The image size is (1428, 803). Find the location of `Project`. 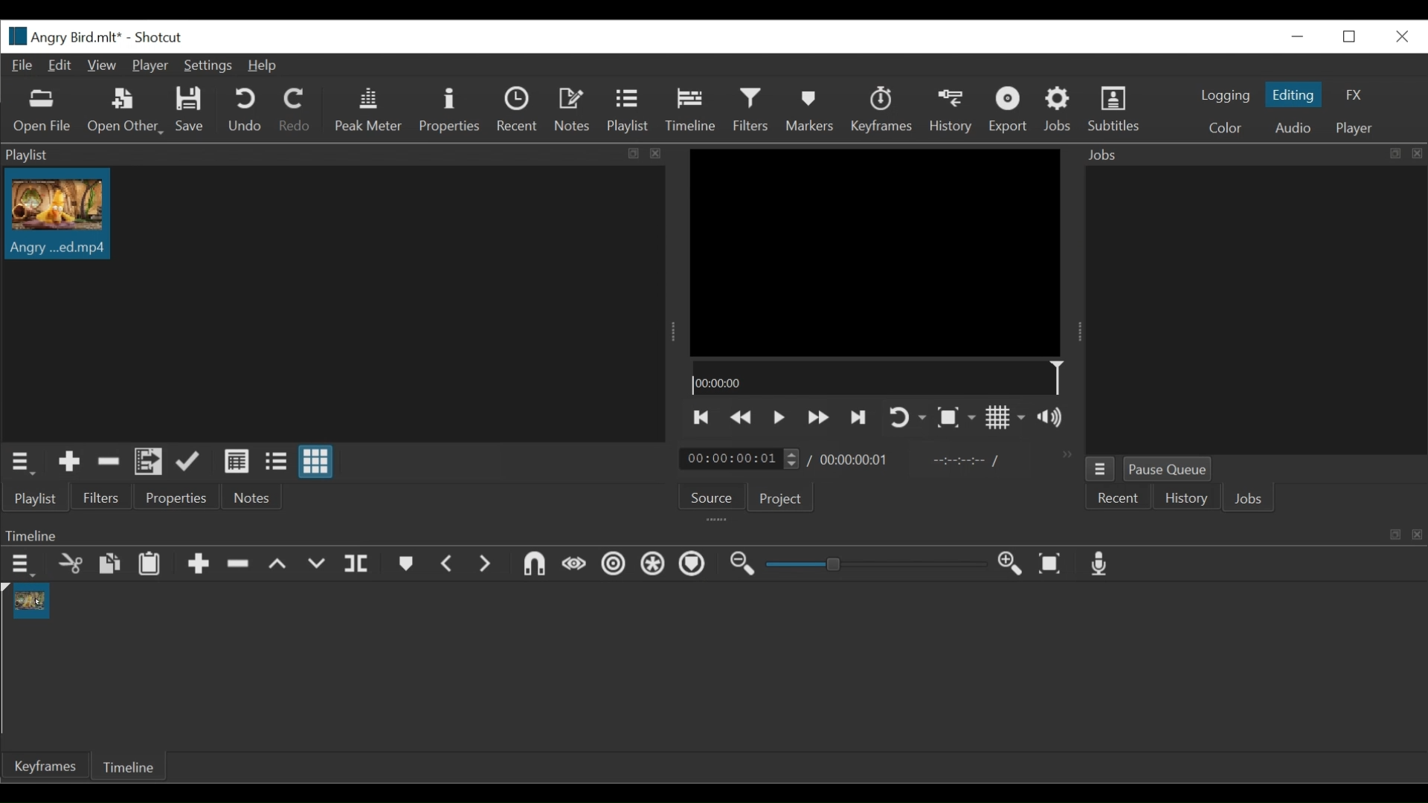

Project is located at coordinates (782, 499).